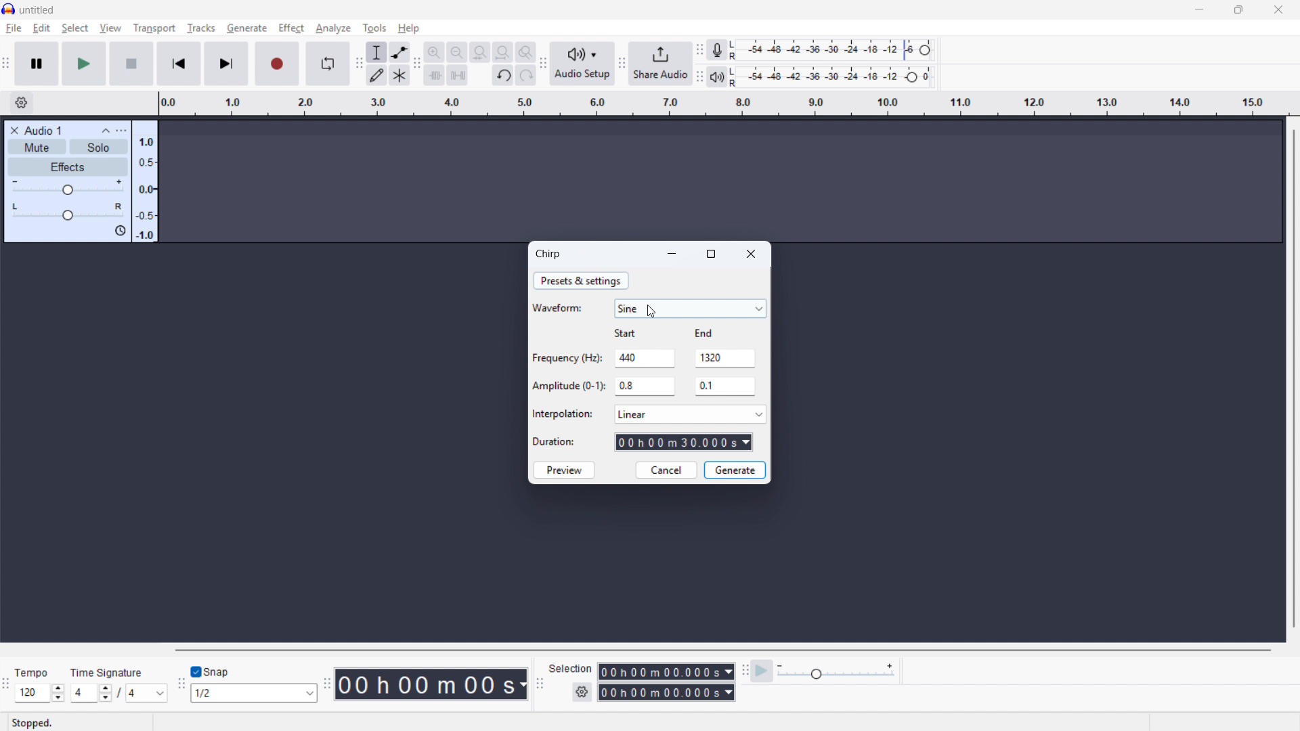  Describe the element at coordinates (724, 358) in the screenshot. I see `Ending frequency ` at that location.